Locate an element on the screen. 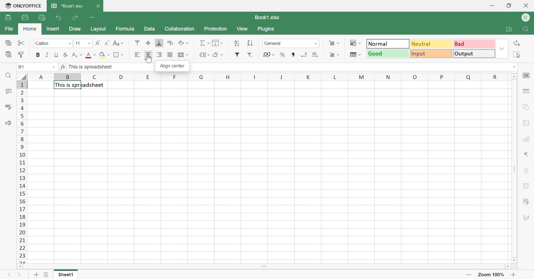 Image resolution: width=534 pixels, height=279 pixels. Align Center is located at coordinates (148, 55).